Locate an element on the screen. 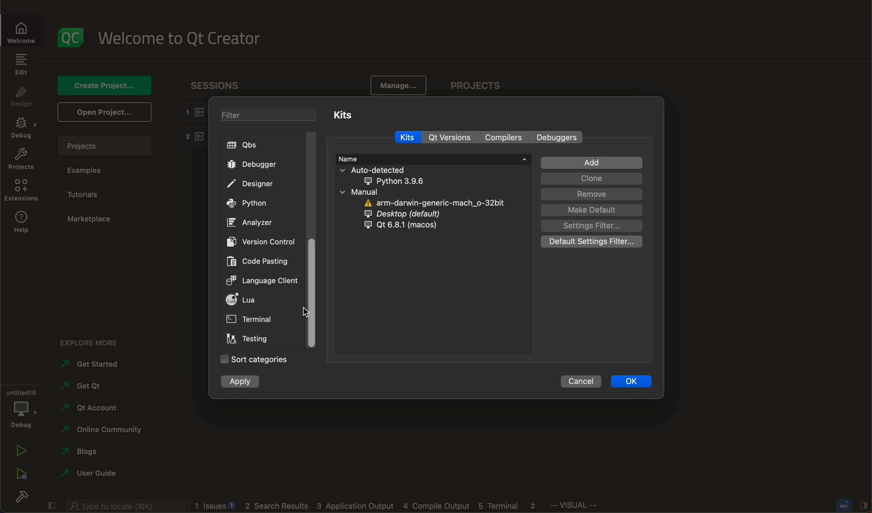 The image size is (872, 513). desktop is located at coordinates (407, 215).